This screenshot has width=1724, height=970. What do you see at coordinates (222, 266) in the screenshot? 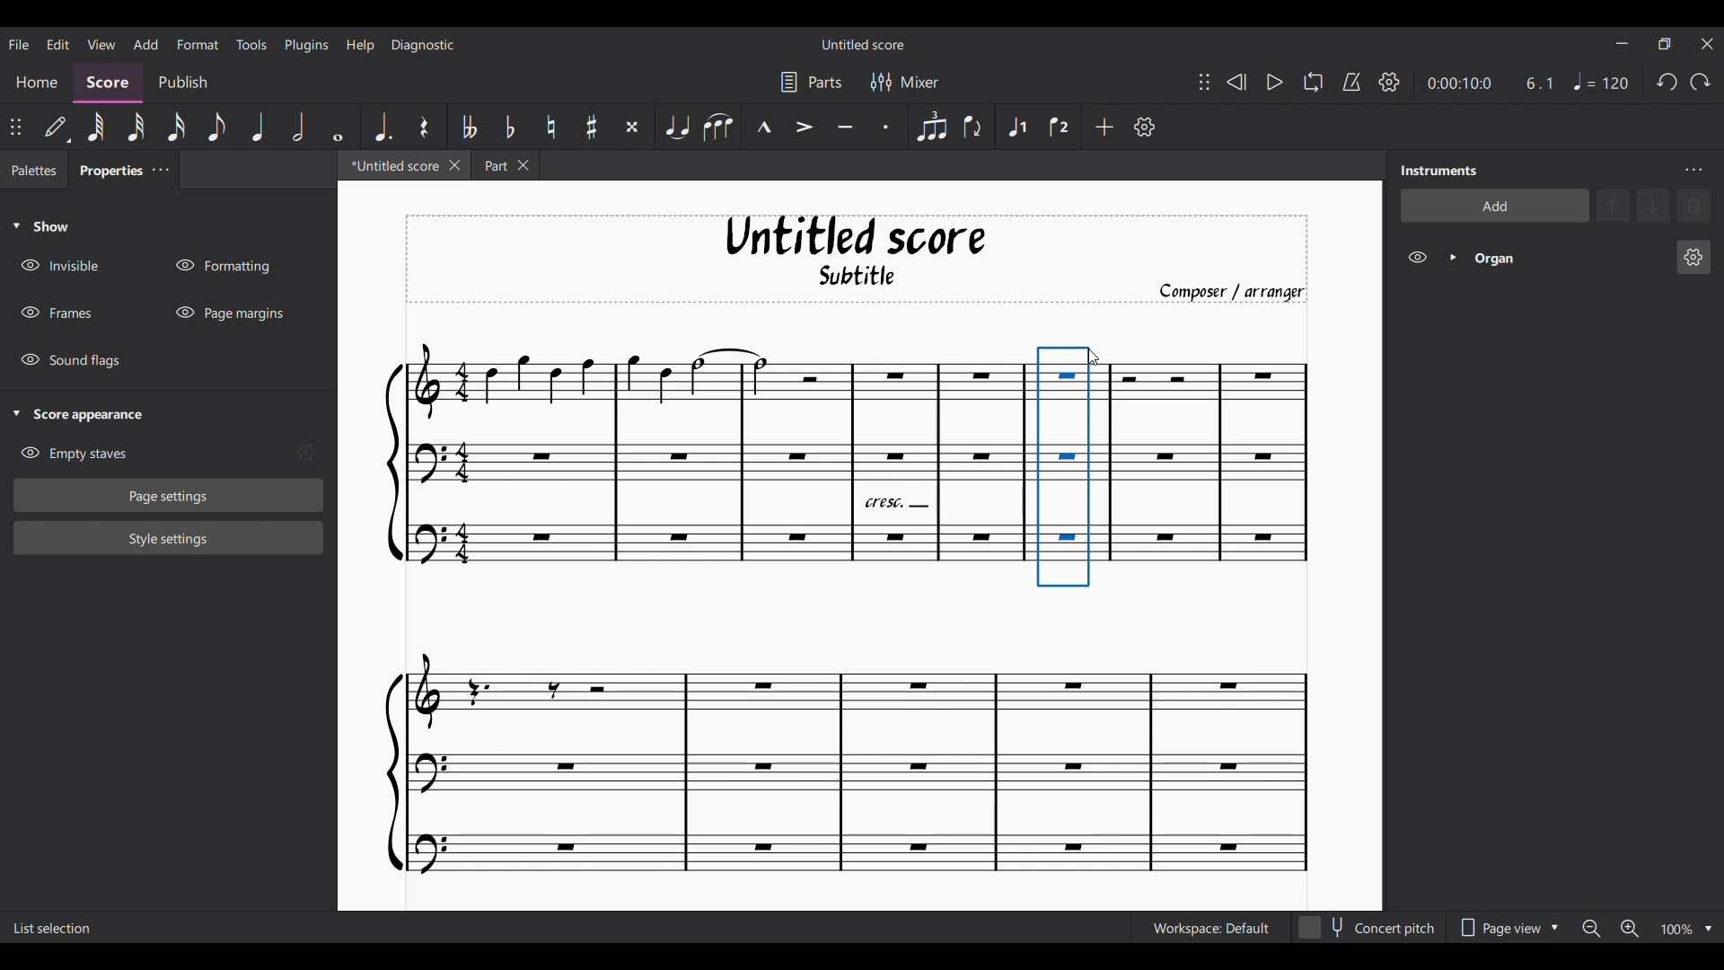
I see `Hide Formatting ` at bounding box center [222, 266].